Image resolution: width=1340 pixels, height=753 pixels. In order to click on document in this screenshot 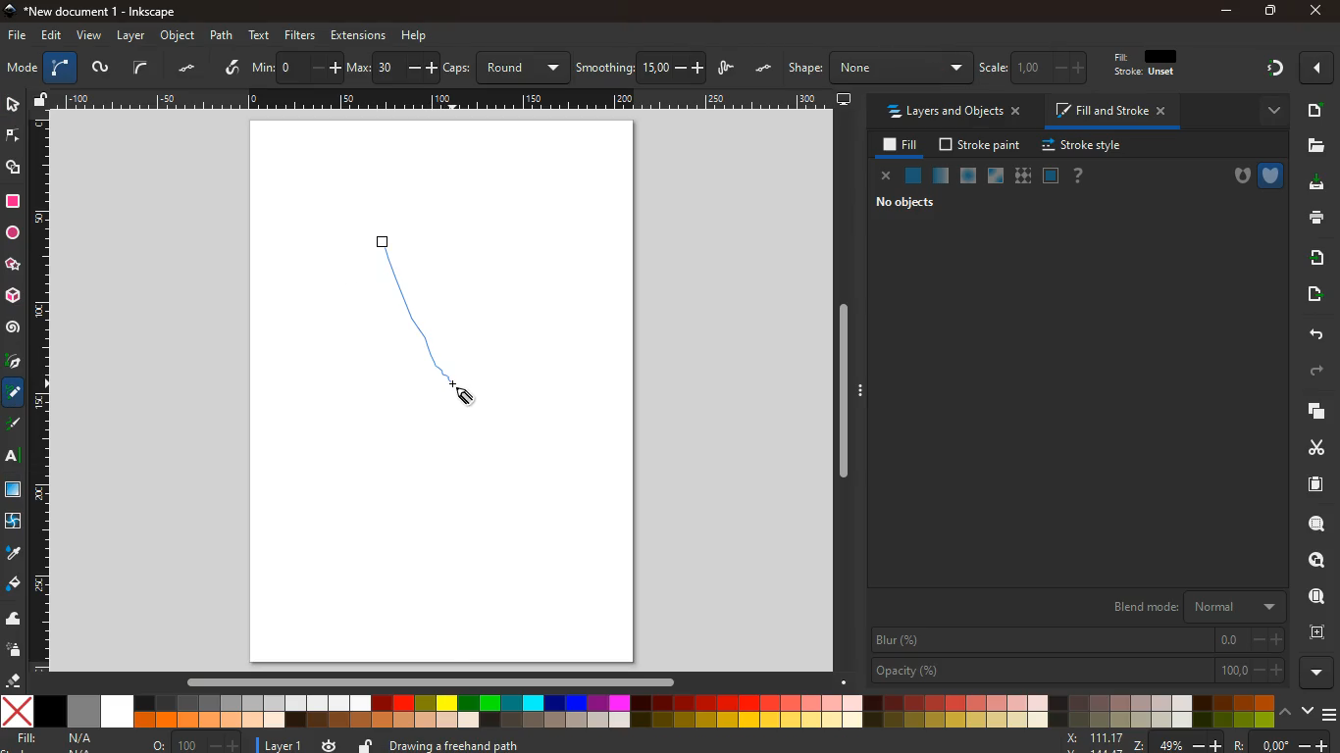, I will do `click(1317, 483)`.